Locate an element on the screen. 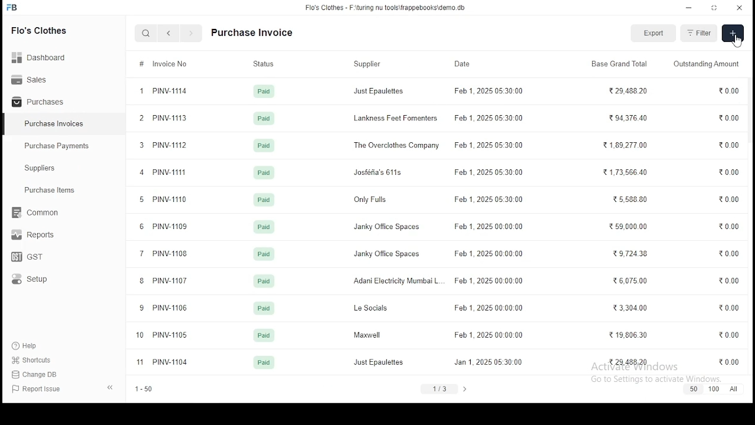 This screenshot has width=755, height=425. close window is located at coordinates (740, 6).